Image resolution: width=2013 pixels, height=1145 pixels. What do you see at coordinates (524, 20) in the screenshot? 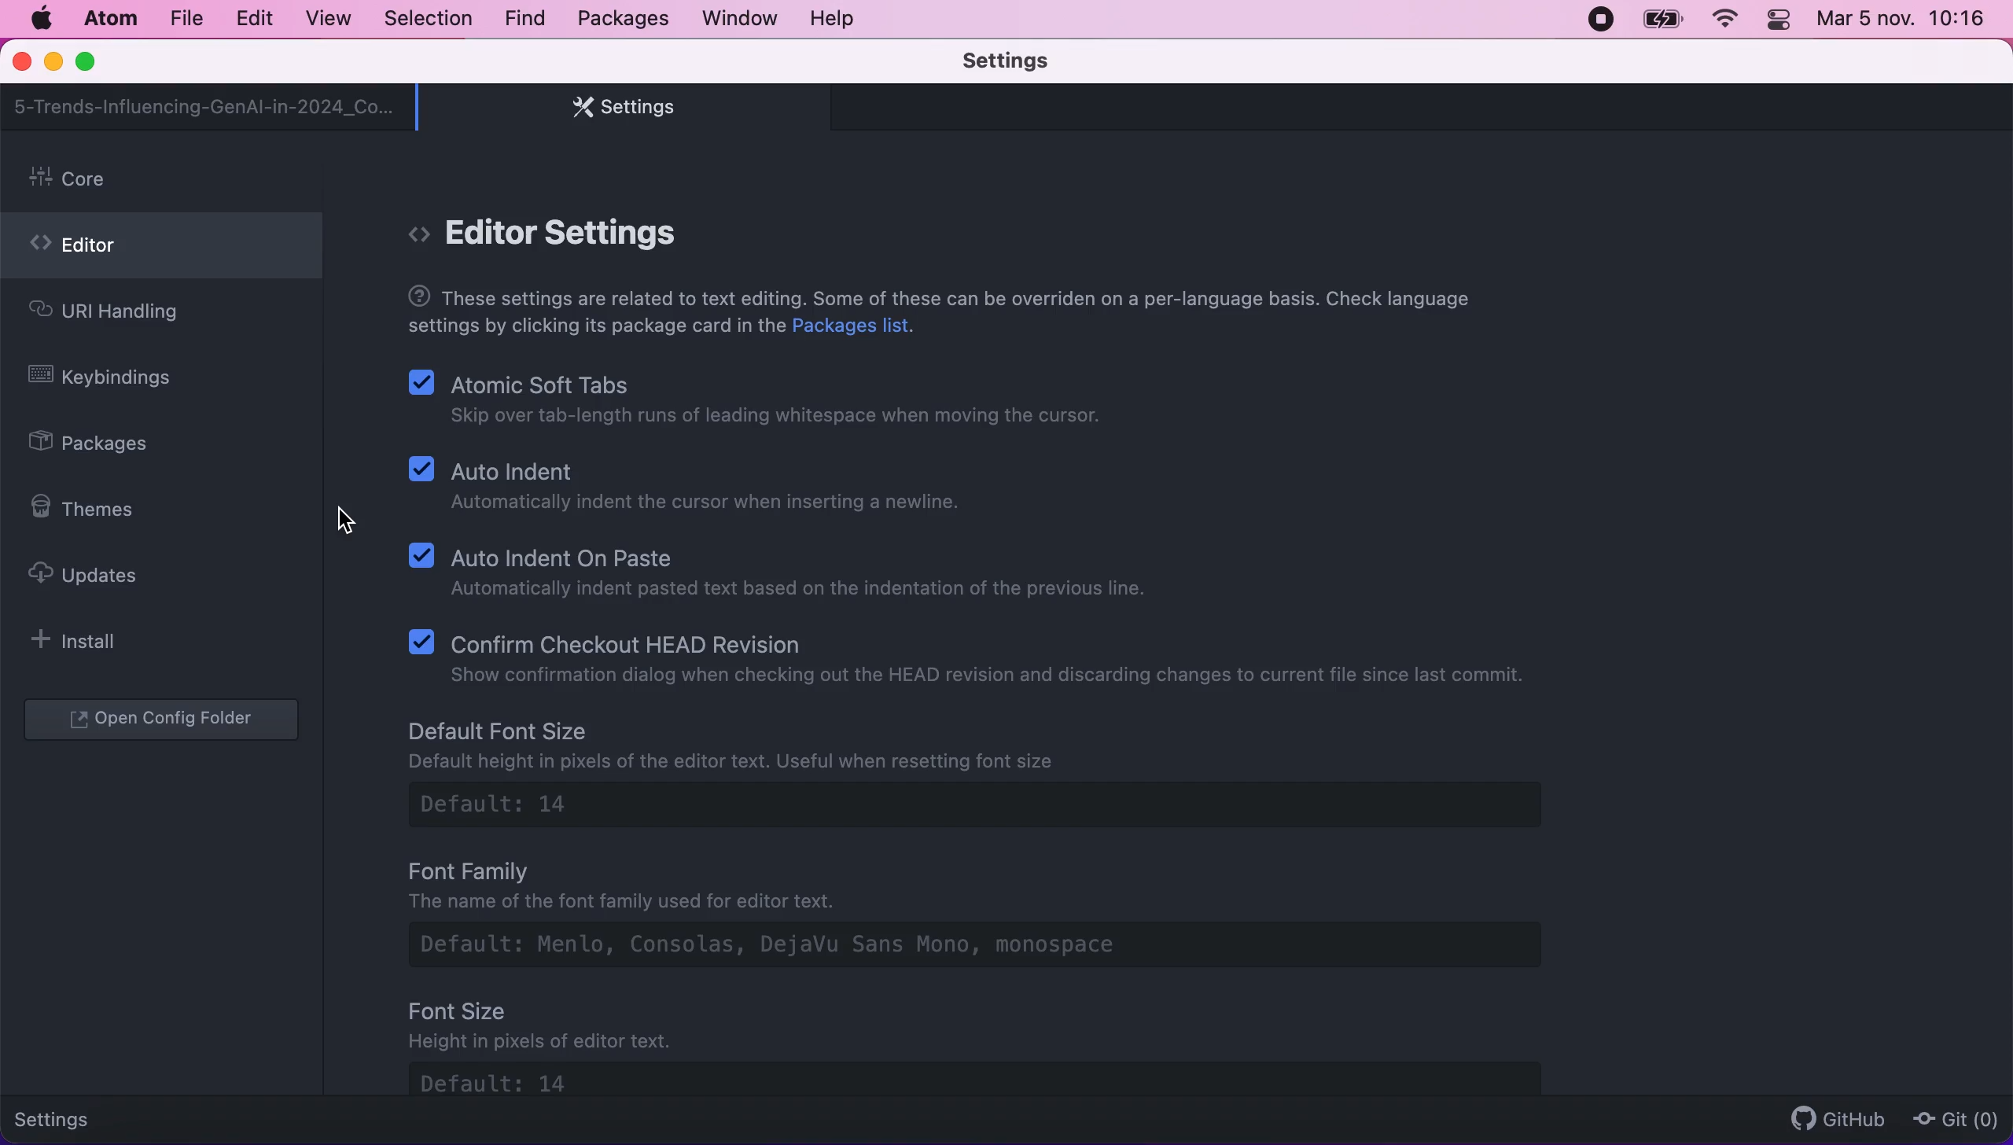
I see `find` at bounding box center [524, 20].